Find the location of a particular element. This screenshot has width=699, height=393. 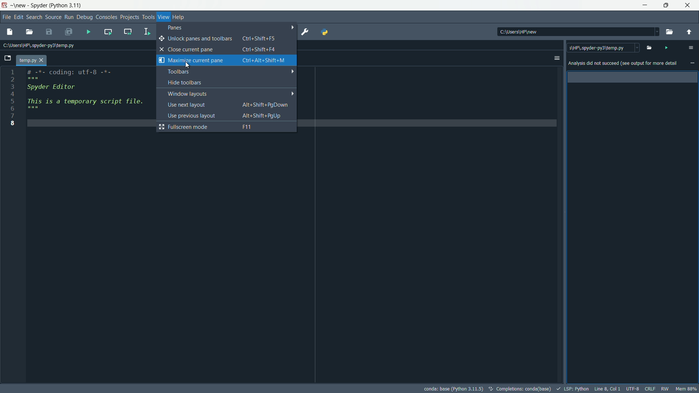

save all files is located at coordinates (68, 32).